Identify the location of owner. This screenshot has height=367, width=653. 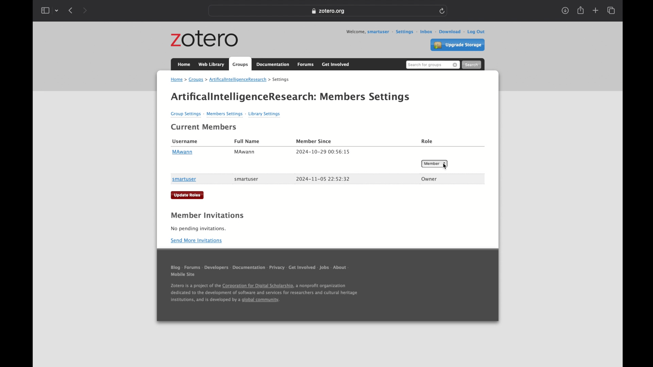
(429, 179).